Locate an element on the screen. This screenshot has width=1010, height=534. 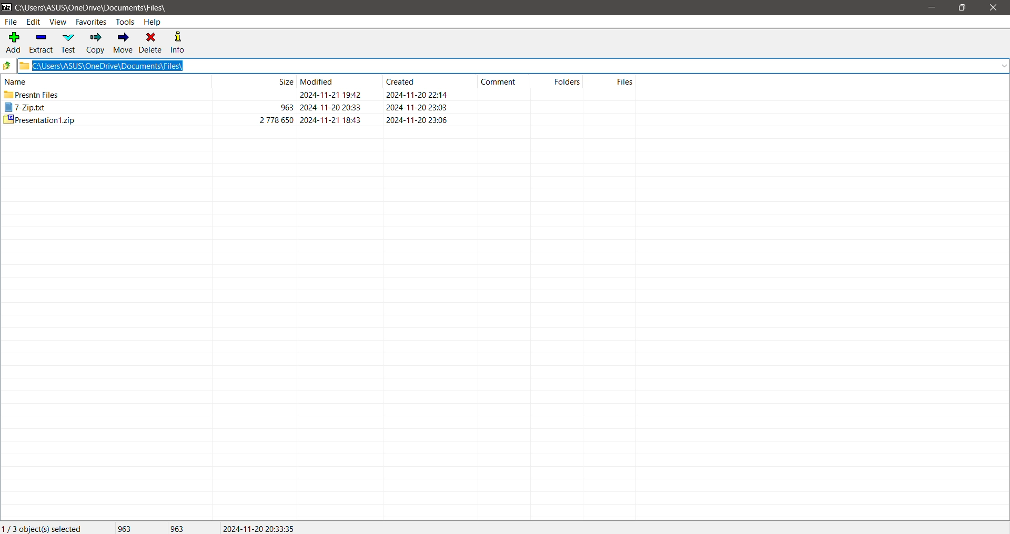
Minimize is located at coordinates (933, 8).